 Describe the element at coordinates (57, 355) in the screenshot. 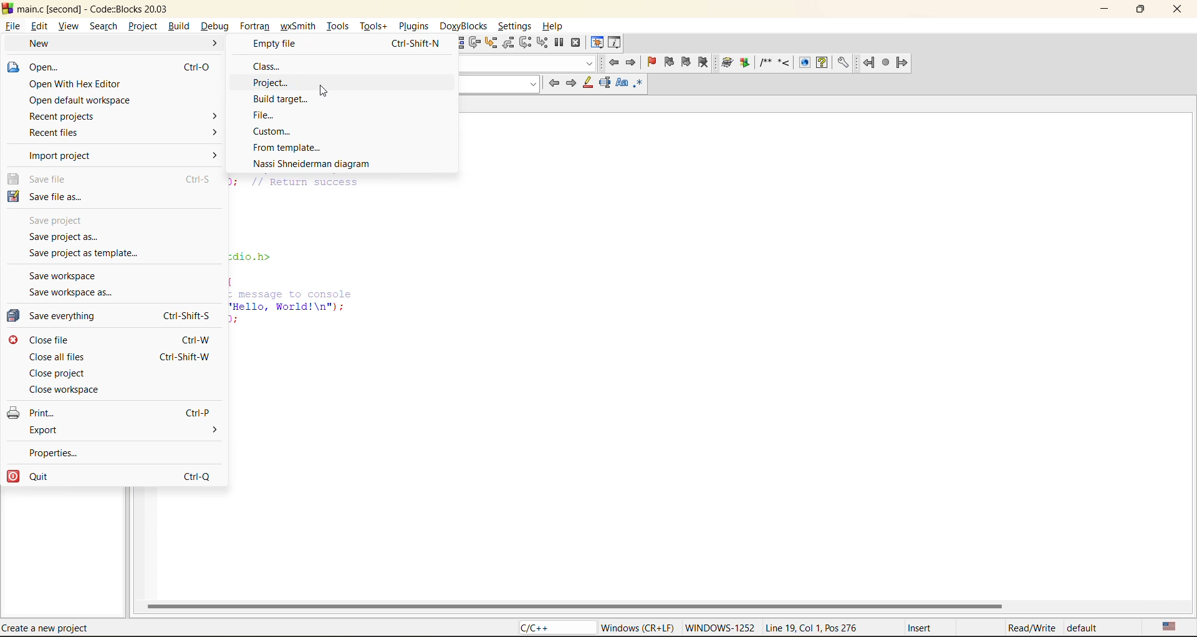

I see `close all files` at that location.